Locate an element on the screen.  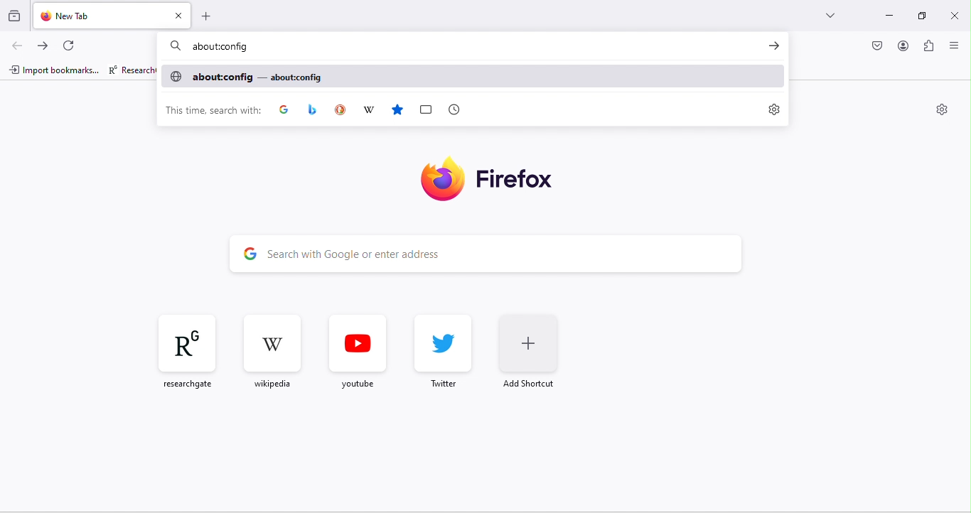
wikipedia is located at coordinates (274, 349).